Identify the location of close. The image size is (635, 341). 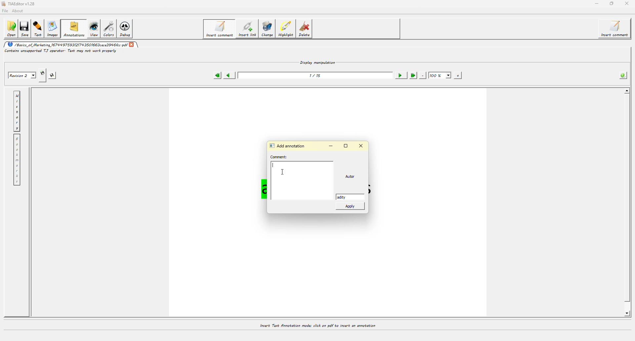
(361, 145).